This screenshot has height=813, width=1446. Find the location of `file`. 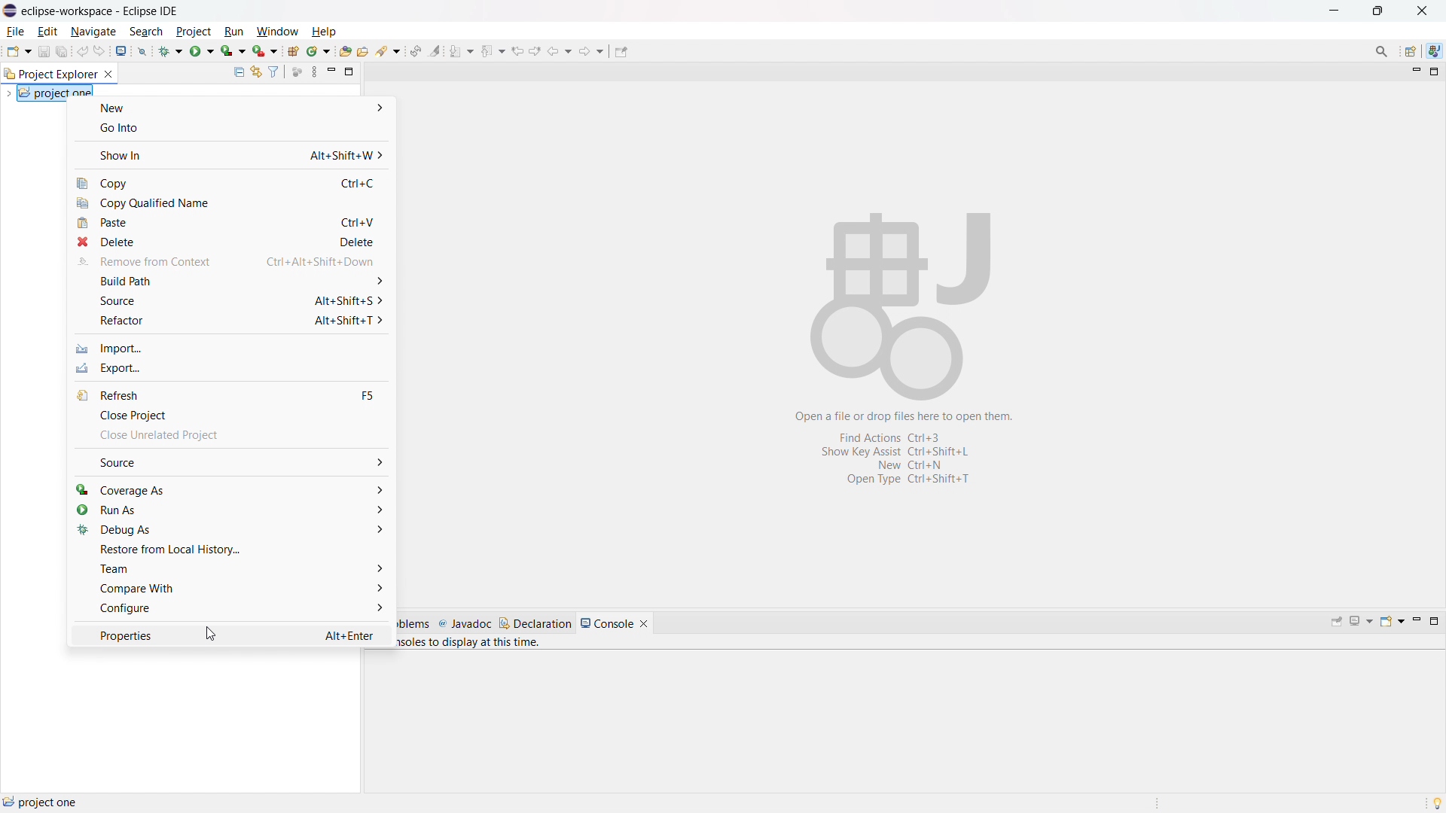

file is located at coordinates (16, 32).